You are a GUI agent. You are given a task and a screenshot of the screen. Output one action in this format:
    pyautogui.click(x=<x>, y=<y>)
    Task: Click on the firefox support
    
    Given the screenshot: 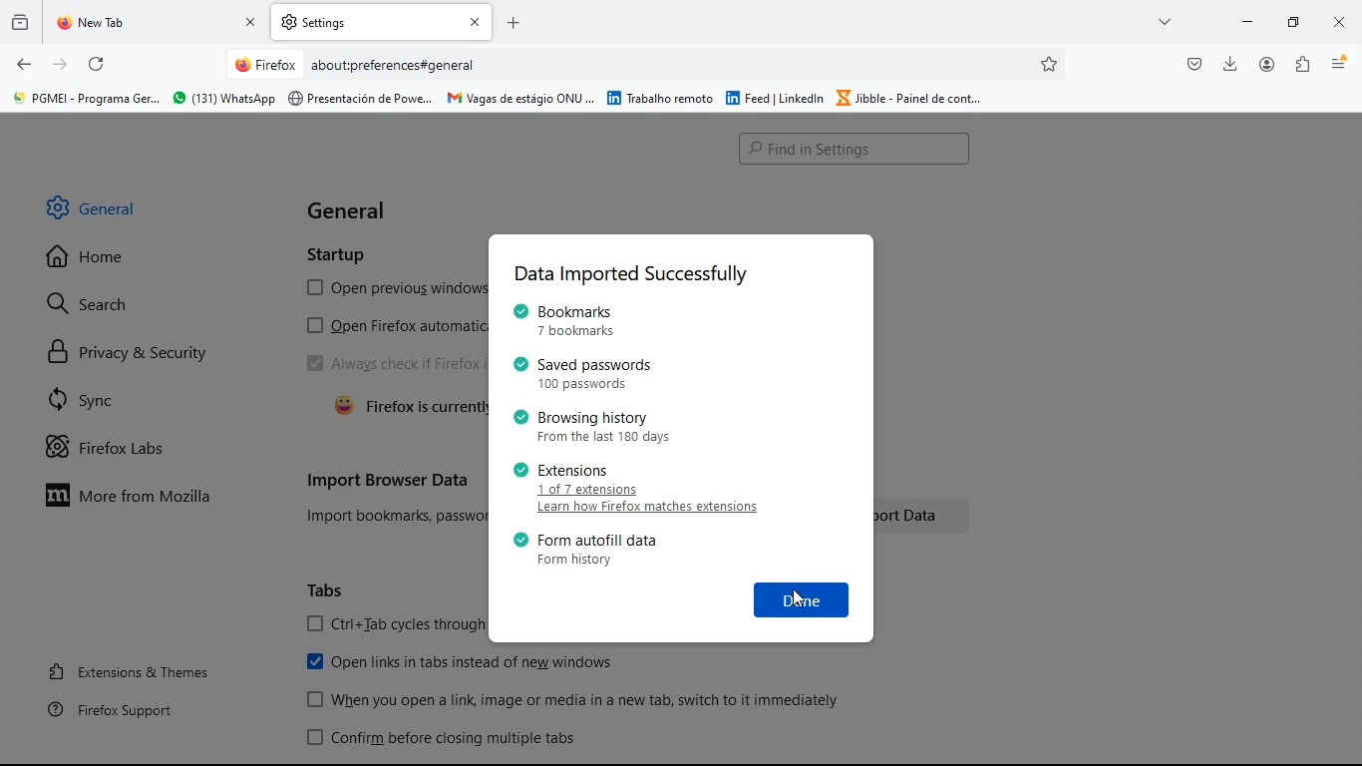 What is the action you would take?
    pyautogui.click(x=122, y=709)
    